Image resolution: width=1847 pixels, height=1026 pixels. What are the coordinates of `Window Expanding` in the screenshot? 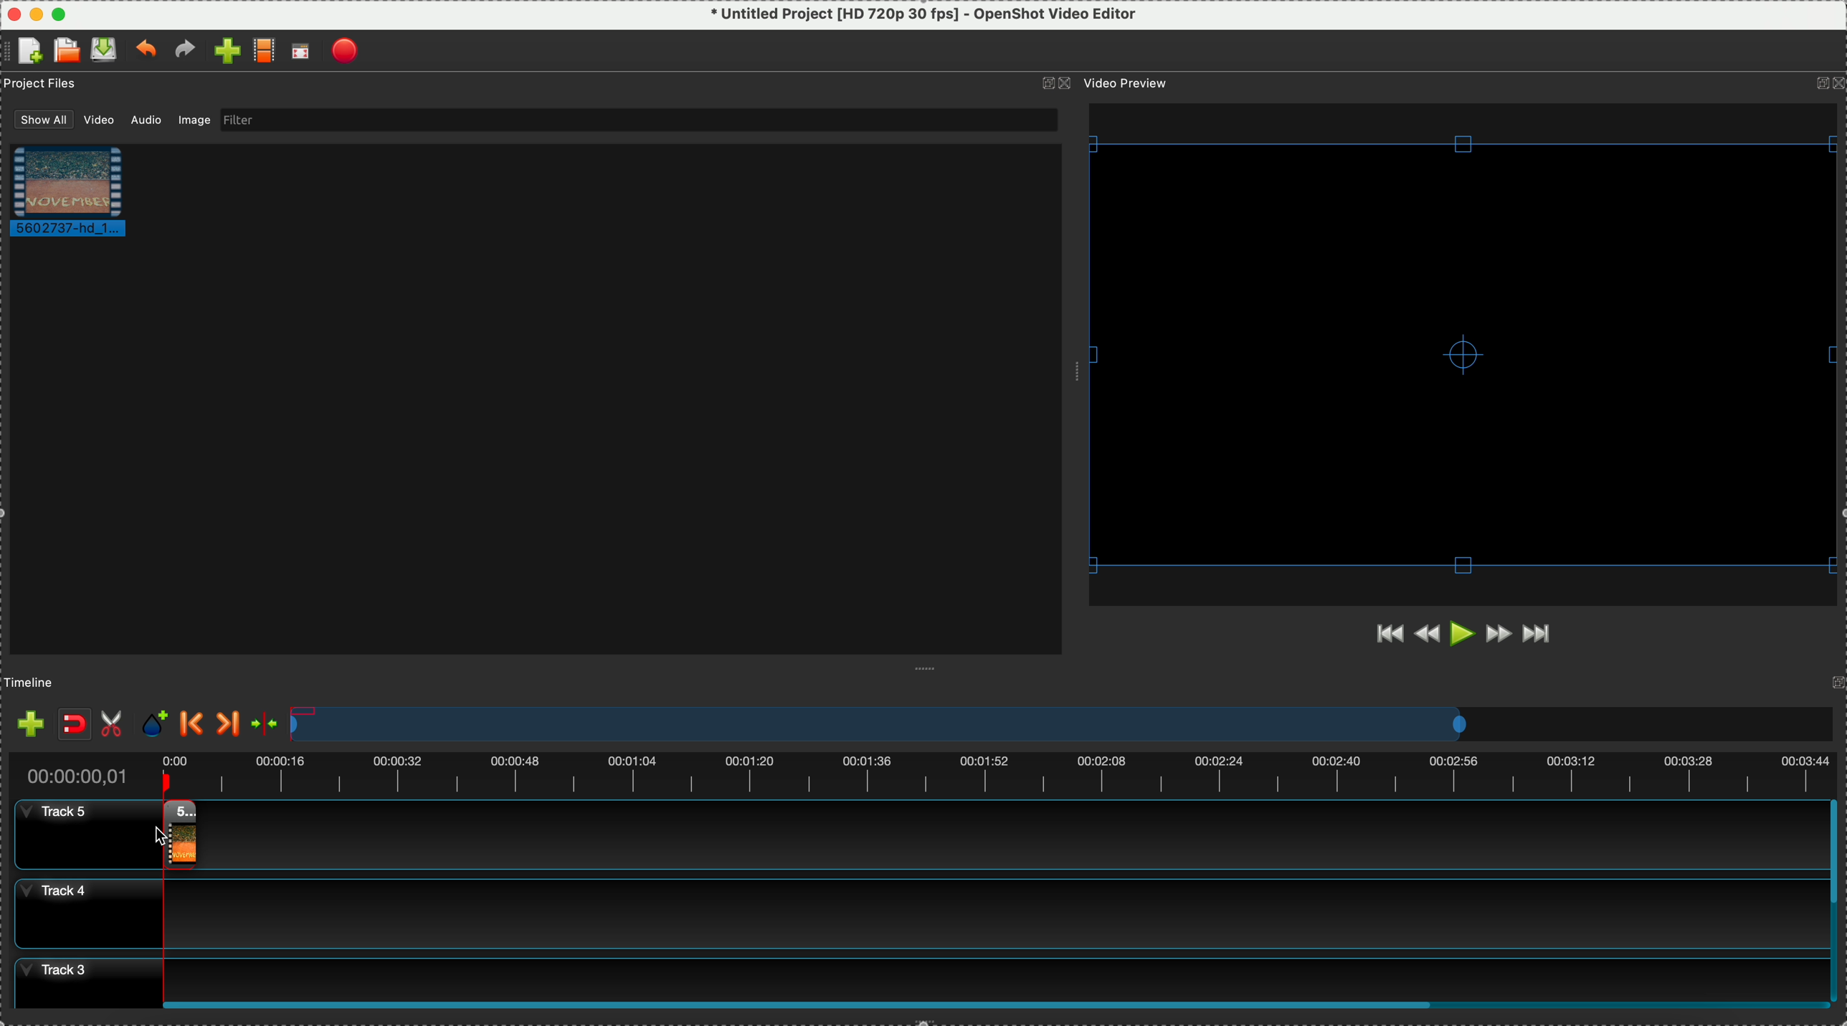 It's located at (1076, 371).